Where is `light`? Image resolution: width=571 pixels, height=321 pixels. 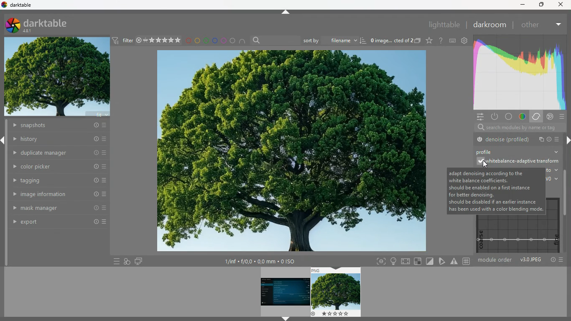 light is located at coordinates (393, 261).